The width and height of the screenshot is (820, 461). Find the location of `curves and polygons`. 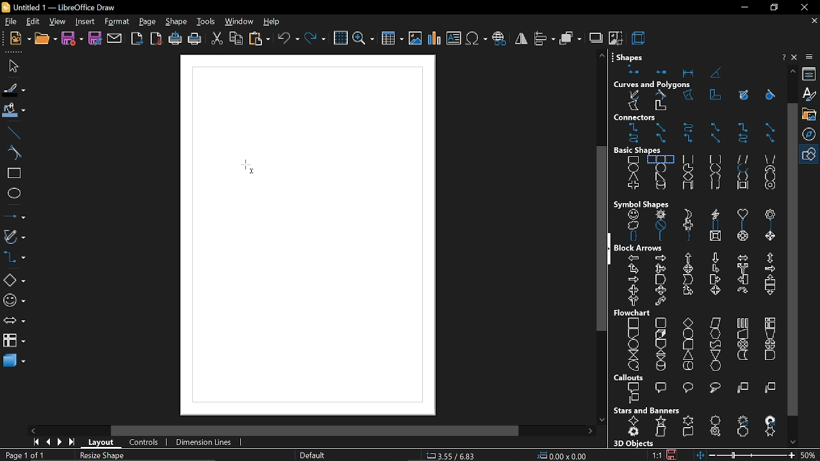

curves and polygons is located at coordinates (653, 85).